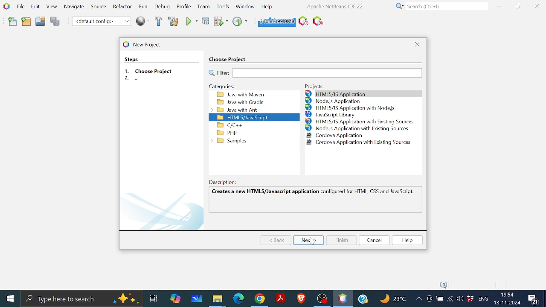 This screenshot has height=307, width=546. Describe the element at coordinates (449, 298) in the screenshot. I see `Internet Access` at that location.